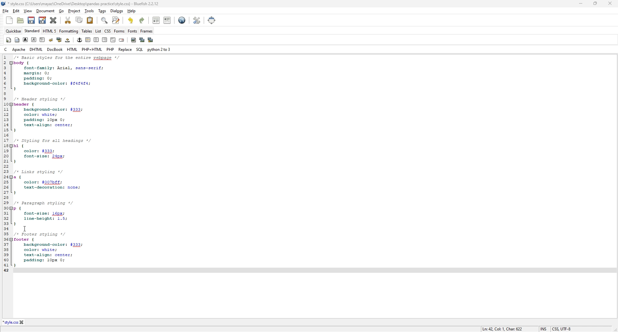 This screenshot has height=332, width=618. I want to click on file, so click(5, 11).